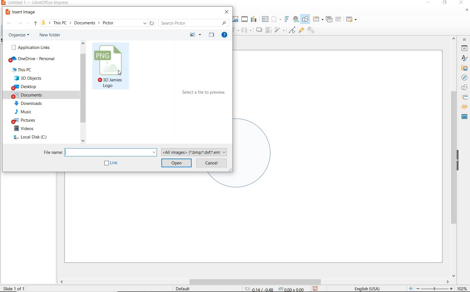 The height and width of the screenshot is (292, 470). Describe the element at coordinates (352, 20) in the screenshot. I see `slide layout` at that location.